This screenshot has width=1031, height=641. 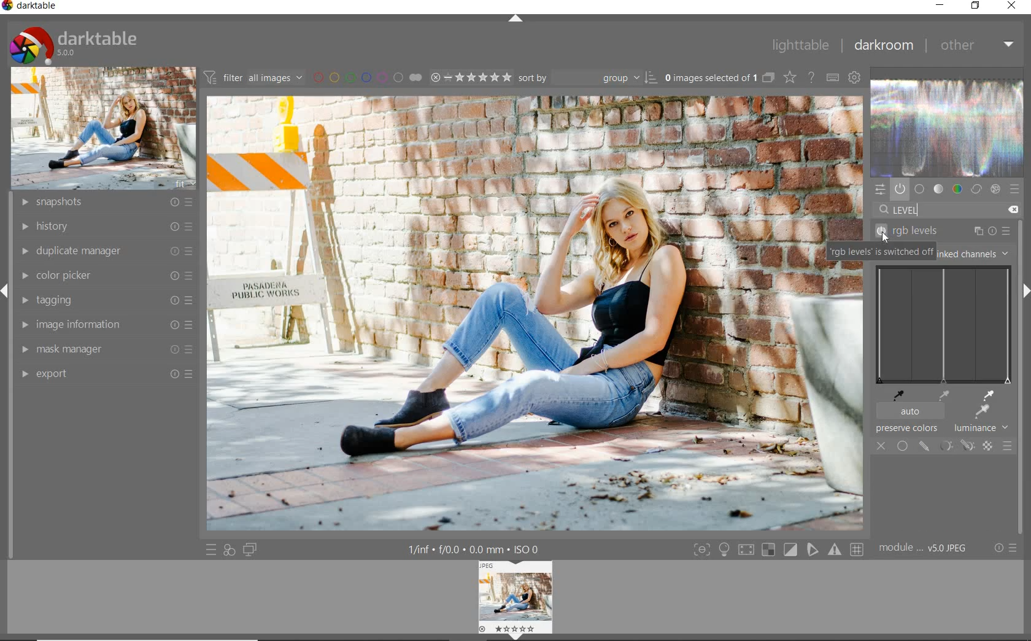 I want to click on Sort, so click(x=588, y=78).